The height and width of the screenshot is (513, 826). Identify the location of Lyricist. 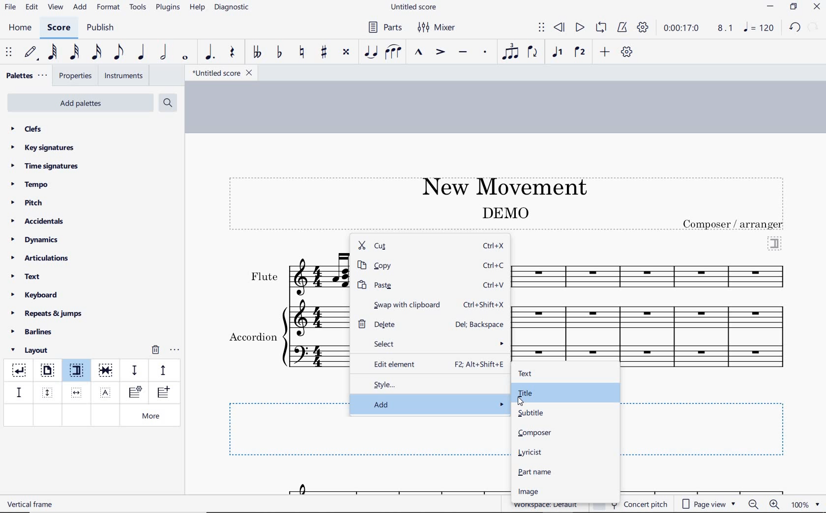
(532, 453).